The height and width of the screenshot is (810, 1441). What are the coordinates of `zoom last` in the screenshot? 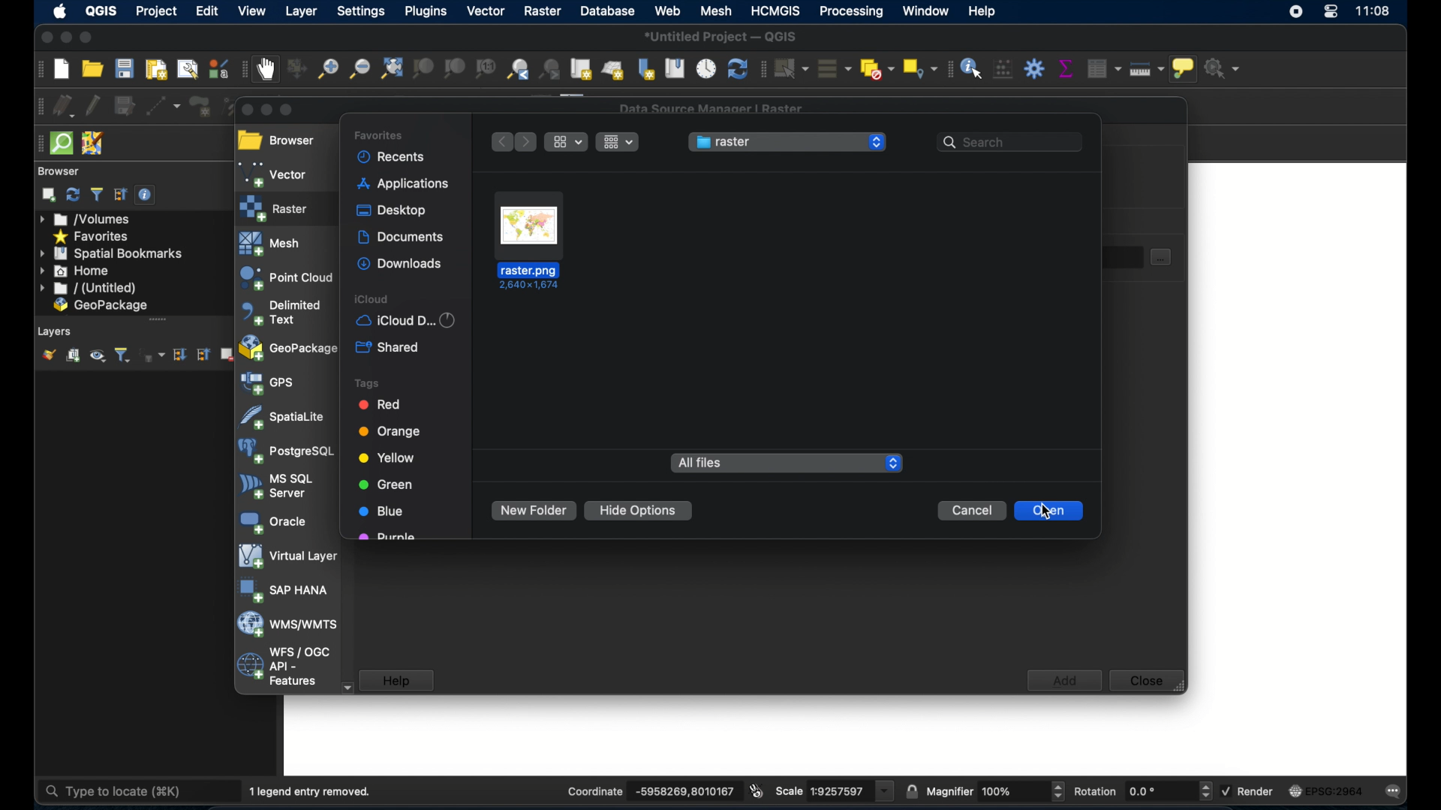 It's located at (519, 68).